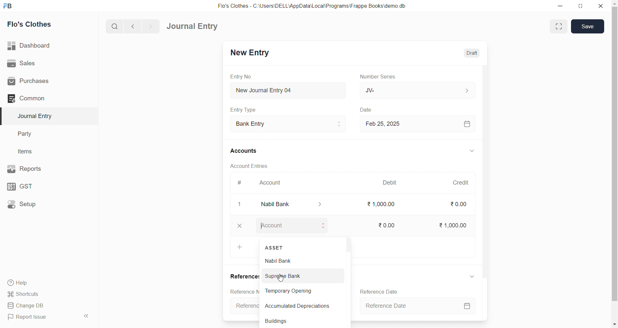 This screenshot has width=618, height=328. What do you see at coordinates (46, 81) in the screenshot?
I see `Purchases` at bounding box center [46, 81].